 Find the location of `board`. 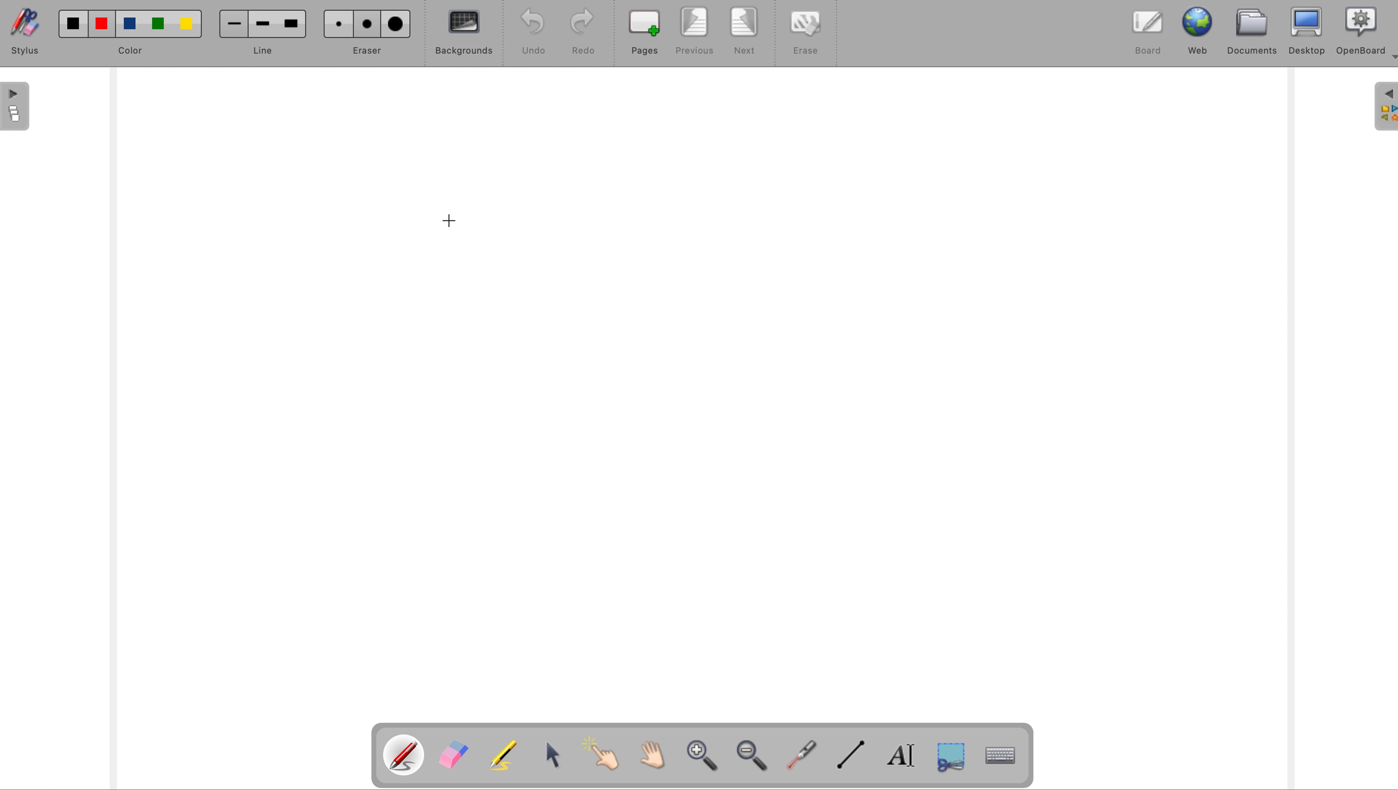

board is located at coordinates (1144, 36).